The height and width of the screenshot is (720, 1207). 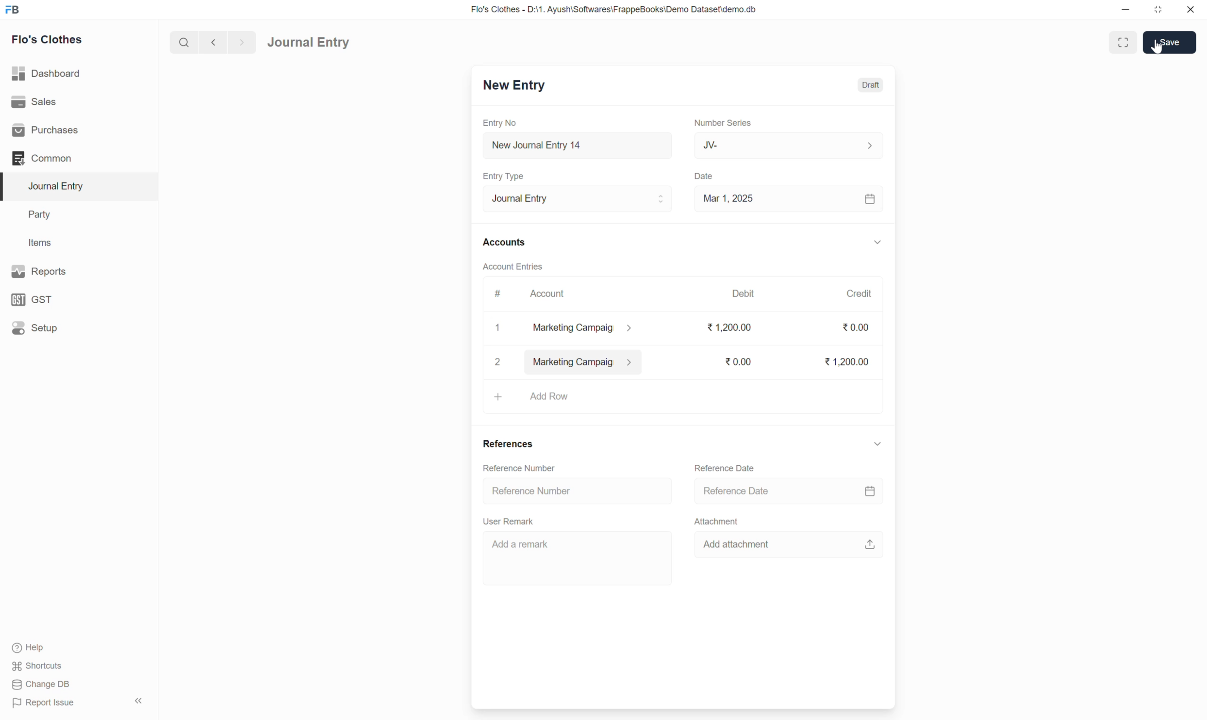 I want to click on Reference Date, so click(x=727, y=469).